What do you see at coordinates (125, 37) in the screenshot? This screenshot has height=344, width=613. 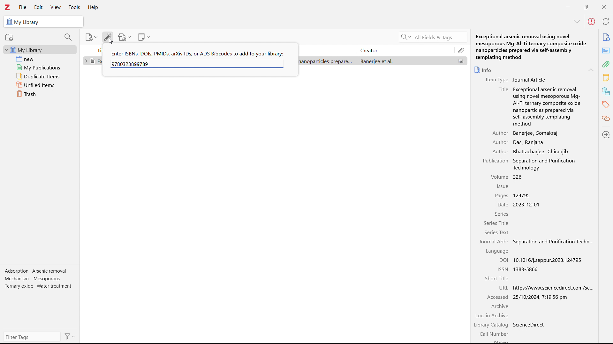 I see `add attachments` at bounding box center [125, 37].